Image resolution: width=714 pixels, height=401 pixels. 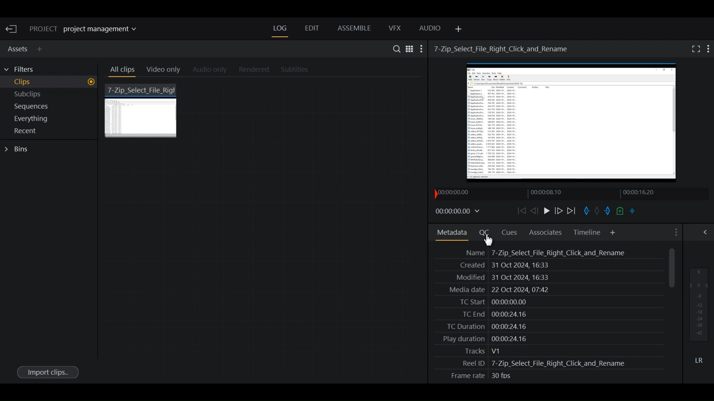 What do you see at coordinates (538, 265) in the screenshot?
I see `Date created` at bounding box center [538, 265].